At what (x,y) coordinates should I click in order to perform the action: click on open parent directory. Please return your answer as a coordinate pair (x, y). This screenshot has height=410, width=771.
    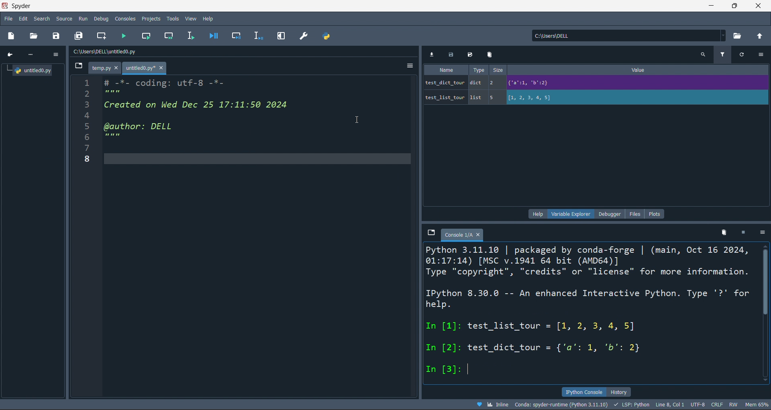
    Looking at the image, I should click on (762, 36).